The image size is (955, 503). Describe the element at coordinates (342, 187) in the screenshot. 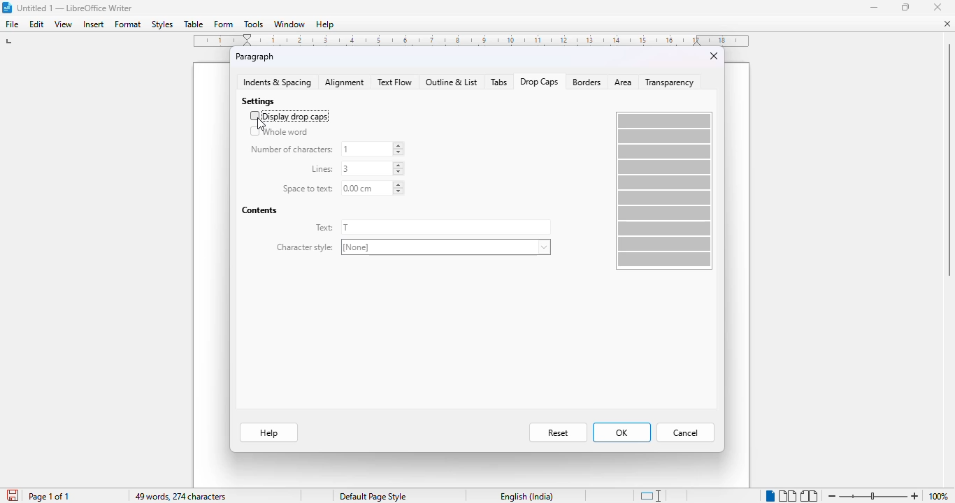

I see `space to text: 0.00 cm` at that location.